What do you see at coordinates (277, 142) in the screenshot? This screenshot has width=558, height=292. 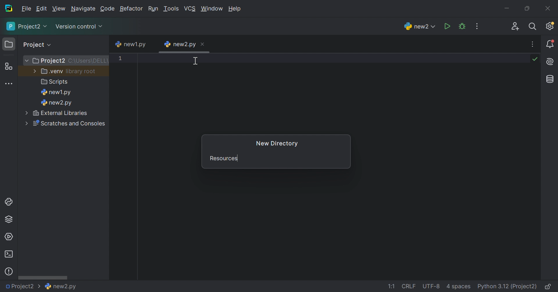 I see `New Directory` at bounding box center [277, 142].